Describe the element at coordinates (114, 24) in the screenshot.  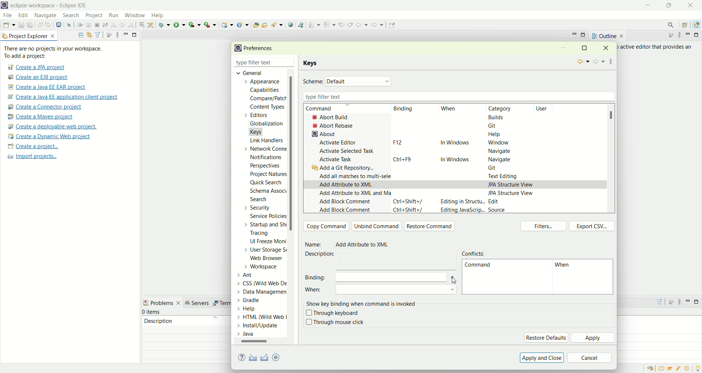
I see `step into` at that location.